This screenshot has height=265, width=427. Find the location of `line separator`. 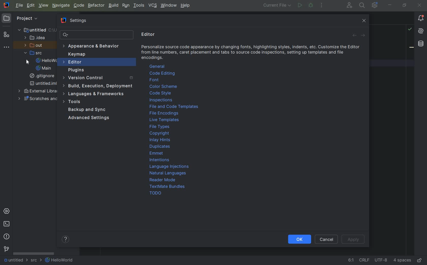

line separator is located at coordinates (364, 261).